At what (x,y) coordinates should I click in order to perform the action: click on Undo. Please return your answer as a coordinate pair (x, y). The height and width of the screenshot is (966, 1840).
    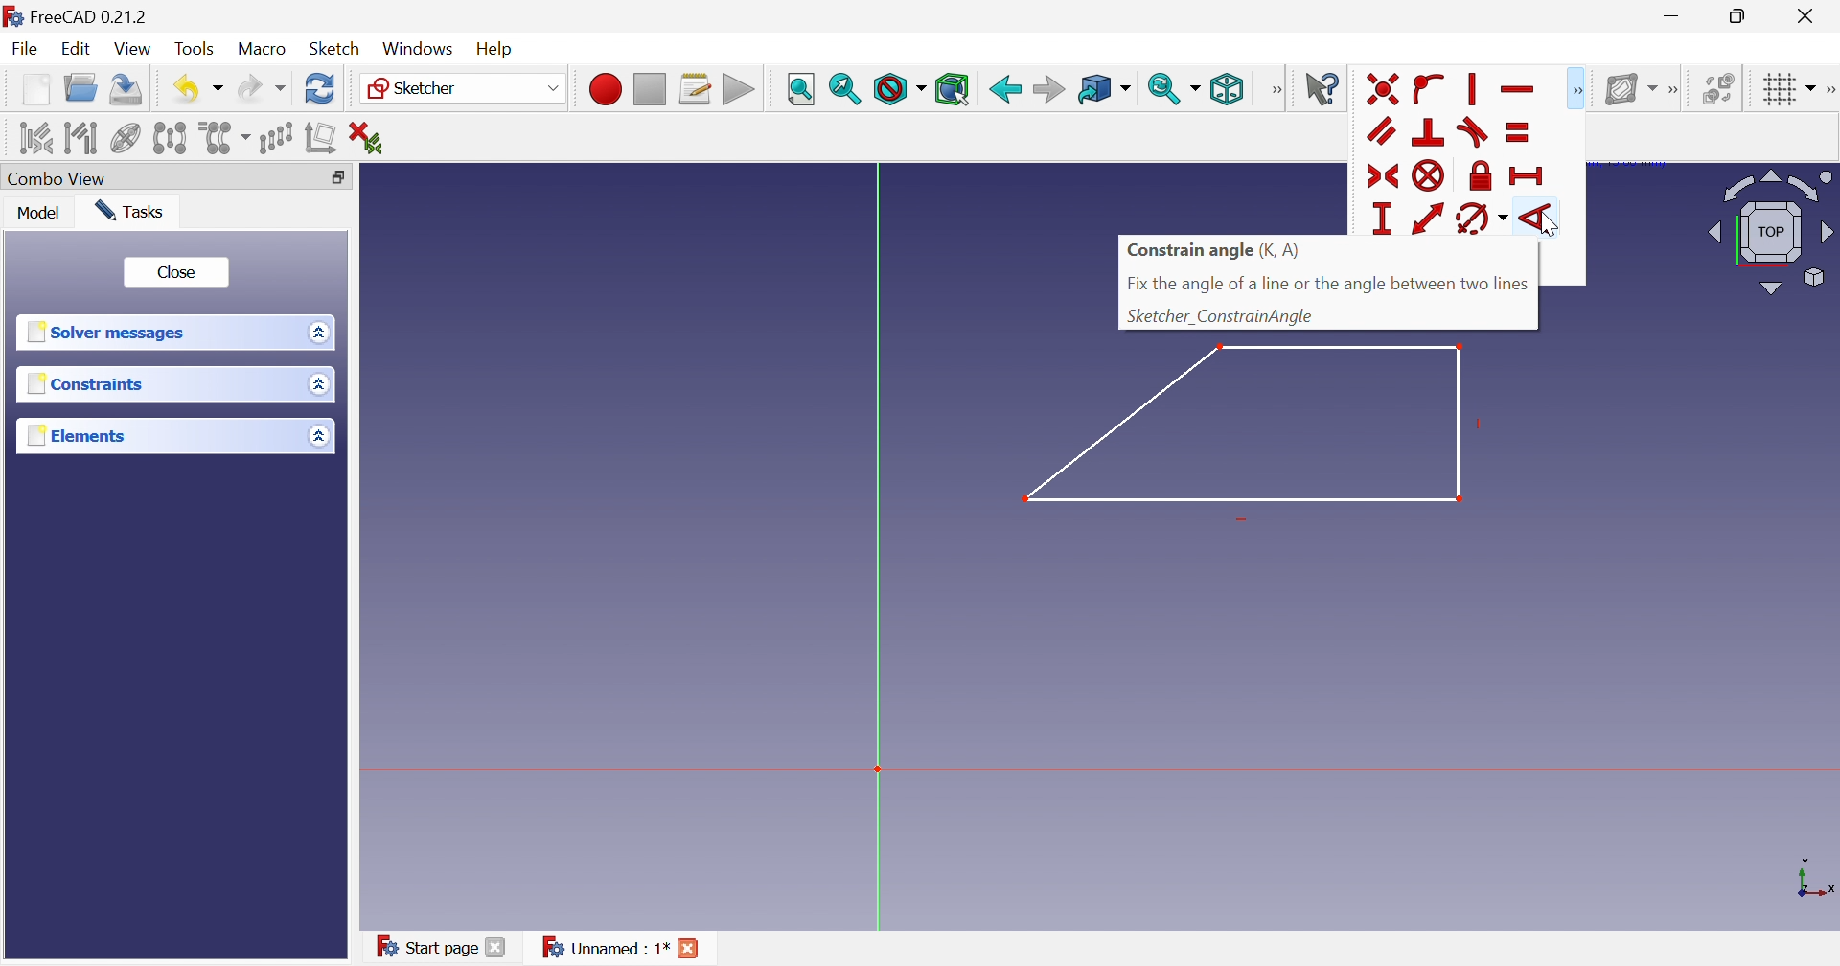
    Looking at the image, I should click on (182, 87).